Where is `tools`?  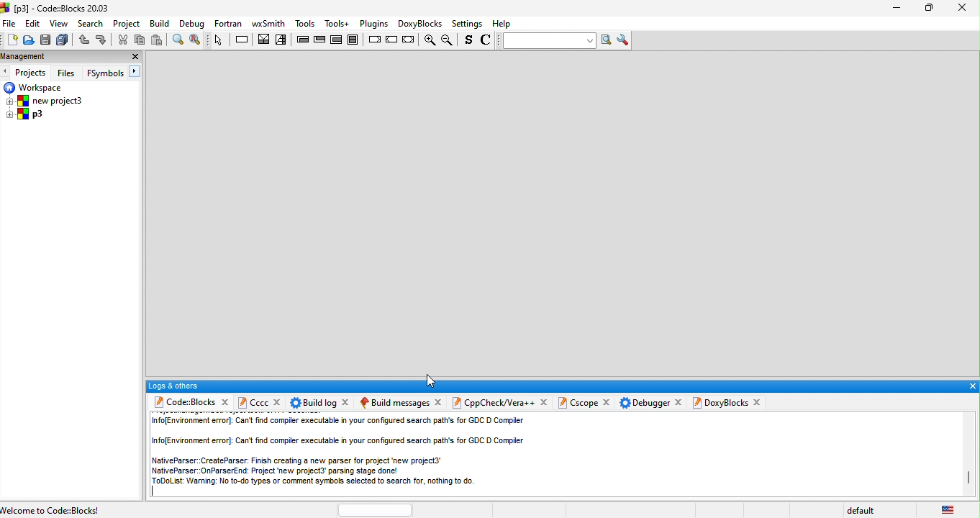 tools is located at coordinates (304, 22).